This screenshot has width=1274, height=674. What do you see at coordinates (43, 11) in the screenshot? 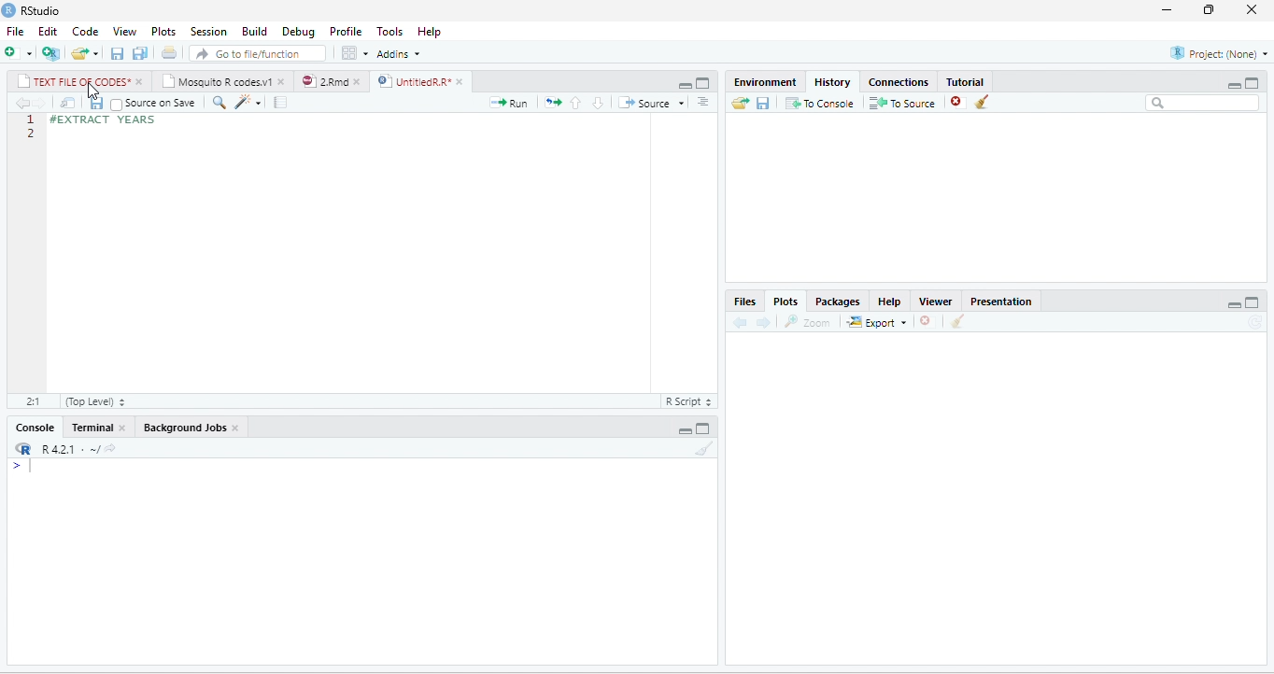
I see `RStudio` at bounding box center [43, 11].